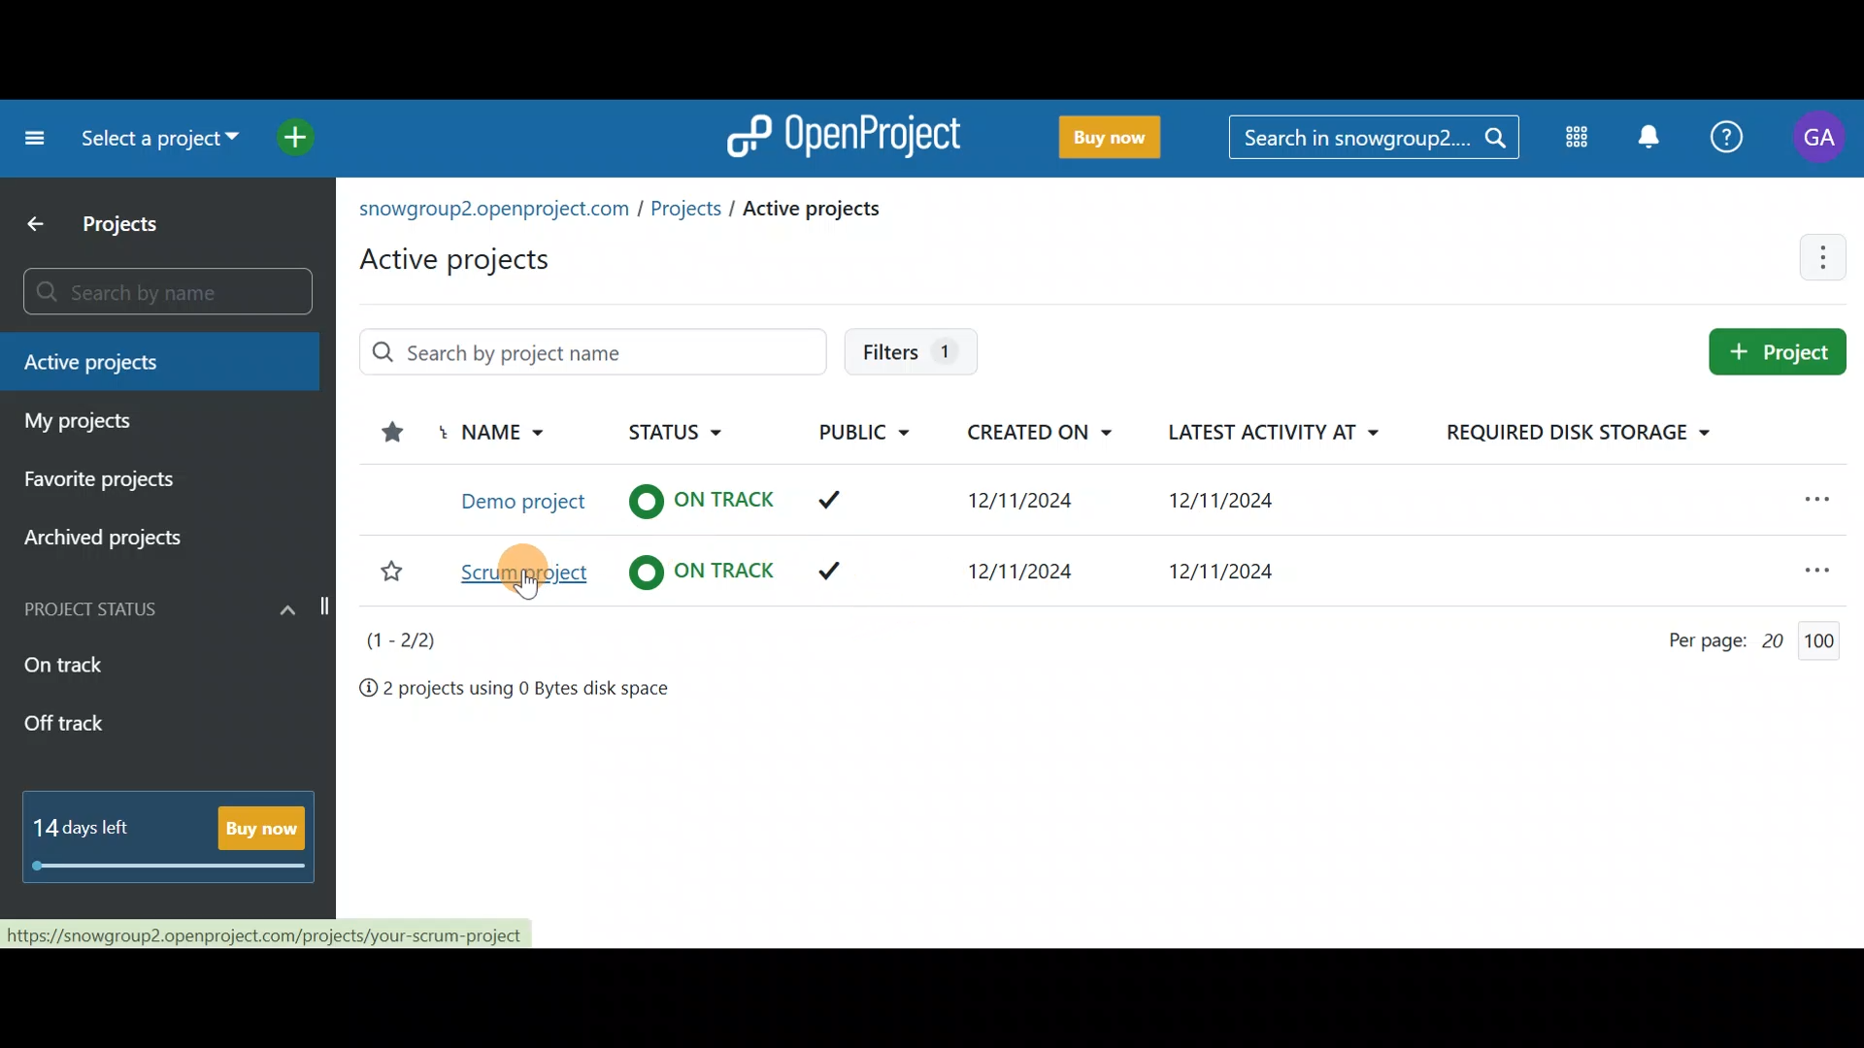  What do you see at coordinates (1025, 503) in the screenshot?
I see `created on` at bounding box center [1025, 503].